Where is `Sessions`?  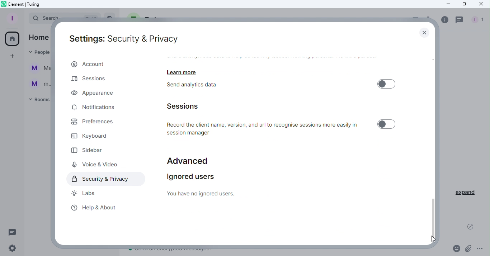 Sessions is located at coordinates (189, 106).